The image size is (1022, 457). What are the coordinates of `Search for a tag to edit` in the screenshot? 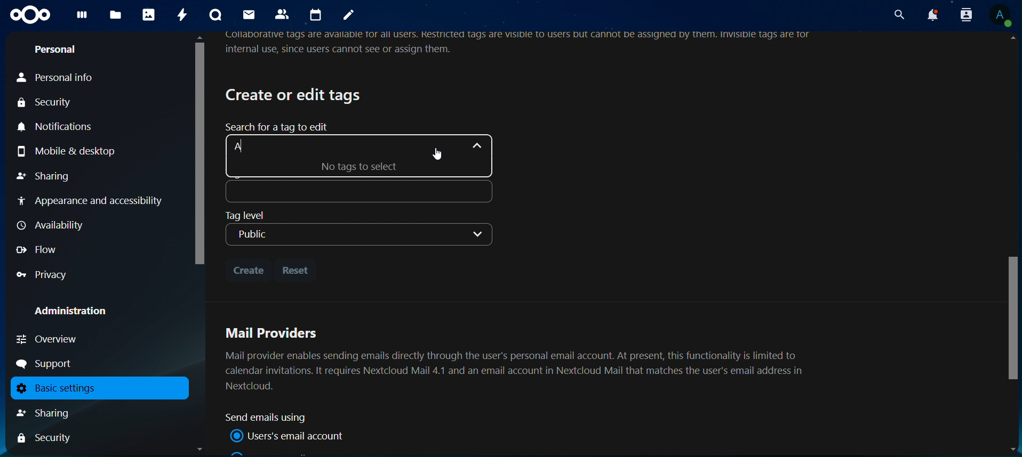 It's located at (275, 128).